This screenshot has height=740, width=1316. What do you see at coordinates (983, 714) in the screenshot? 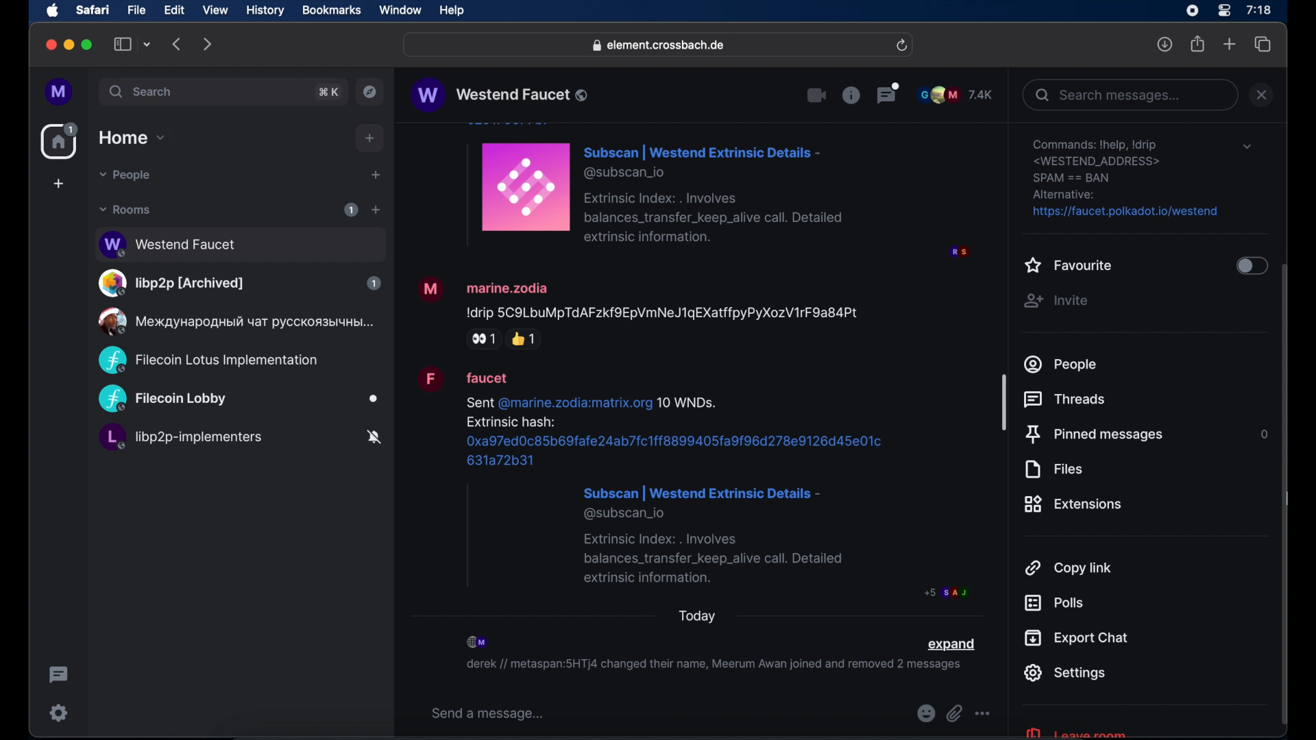
I see `more options` at bounding box center [983, 714].